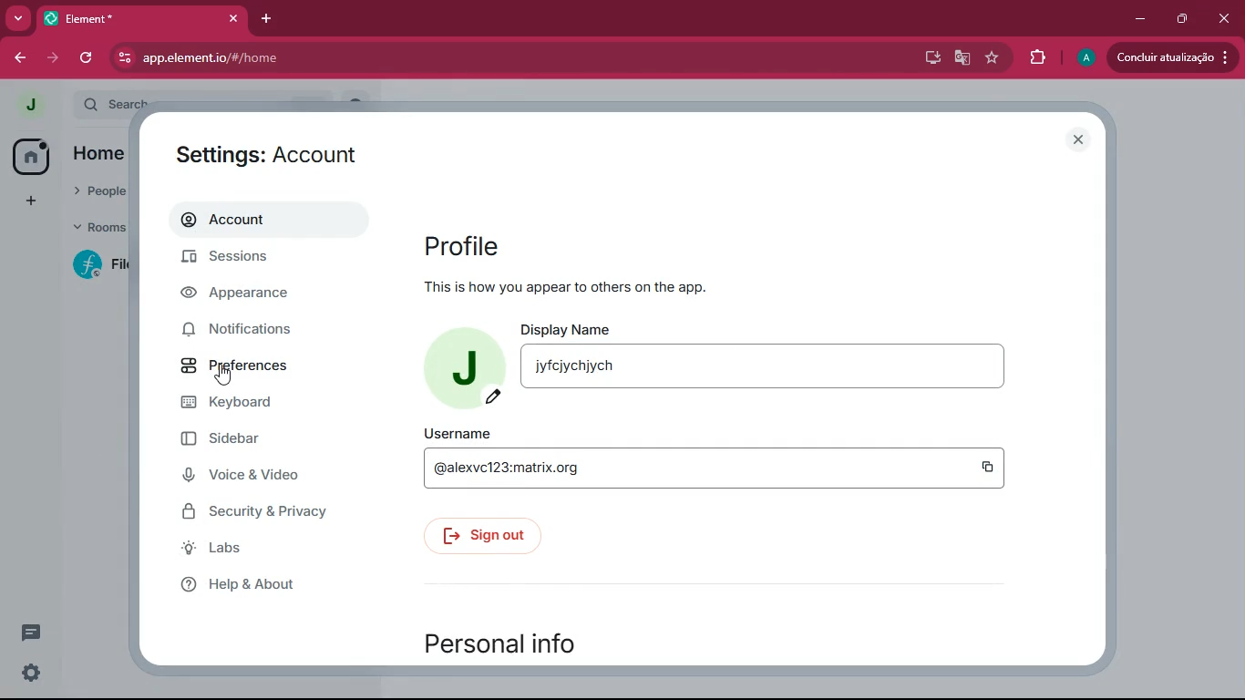  Describe the element at coordinates (961, 58) in the screenshot. I see `google translate` at that location.